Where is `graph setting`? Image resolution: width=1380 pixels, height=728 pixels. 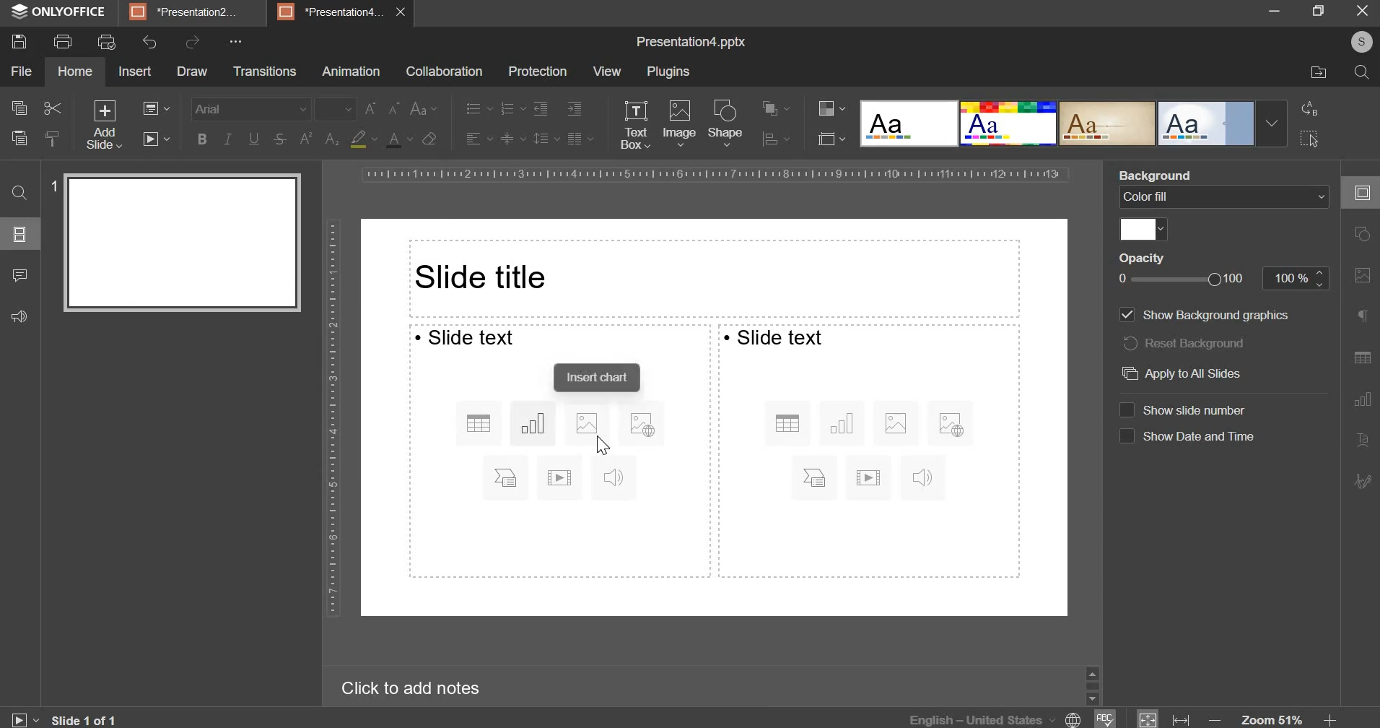 graph setting is located at coordinates (1361, 398).